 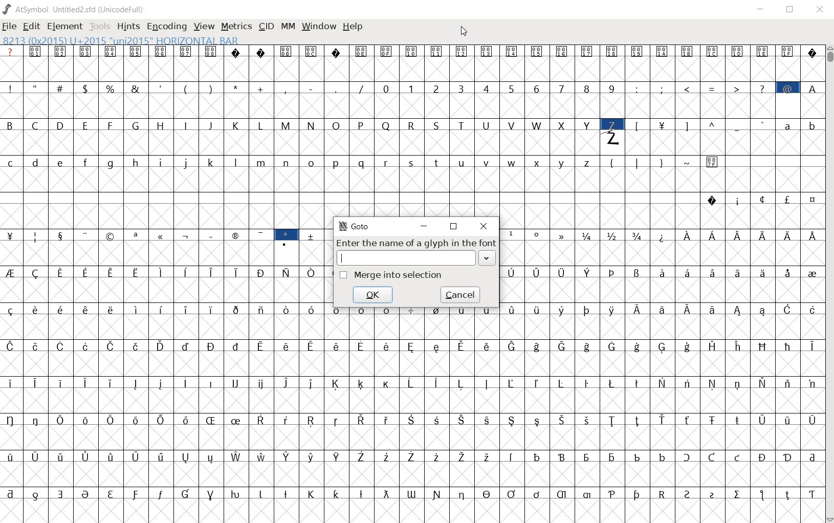 What do you see at coordinates (266, 26) in the screenshot?
I see `CID` at bounding box center [266, 26].